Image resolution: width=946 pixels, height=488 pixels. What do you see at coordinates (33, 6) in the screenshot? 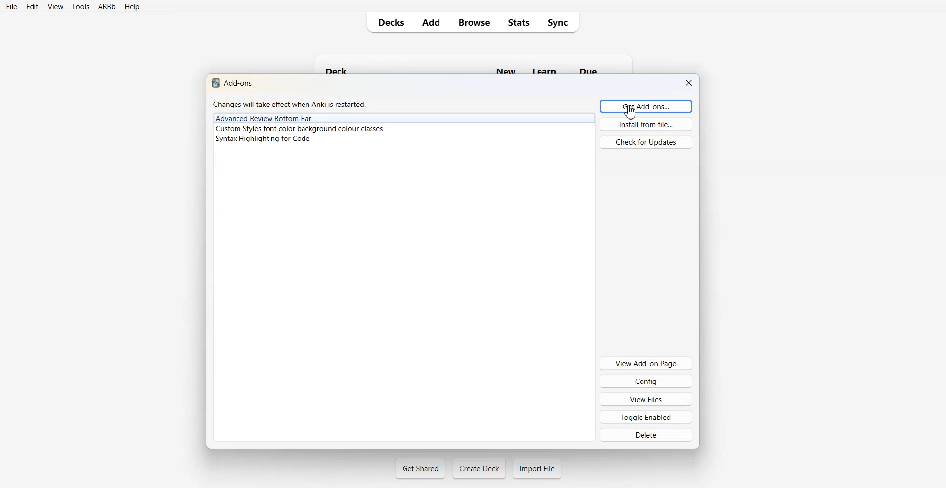
I see `Edit` at bounding box center [33, 6].